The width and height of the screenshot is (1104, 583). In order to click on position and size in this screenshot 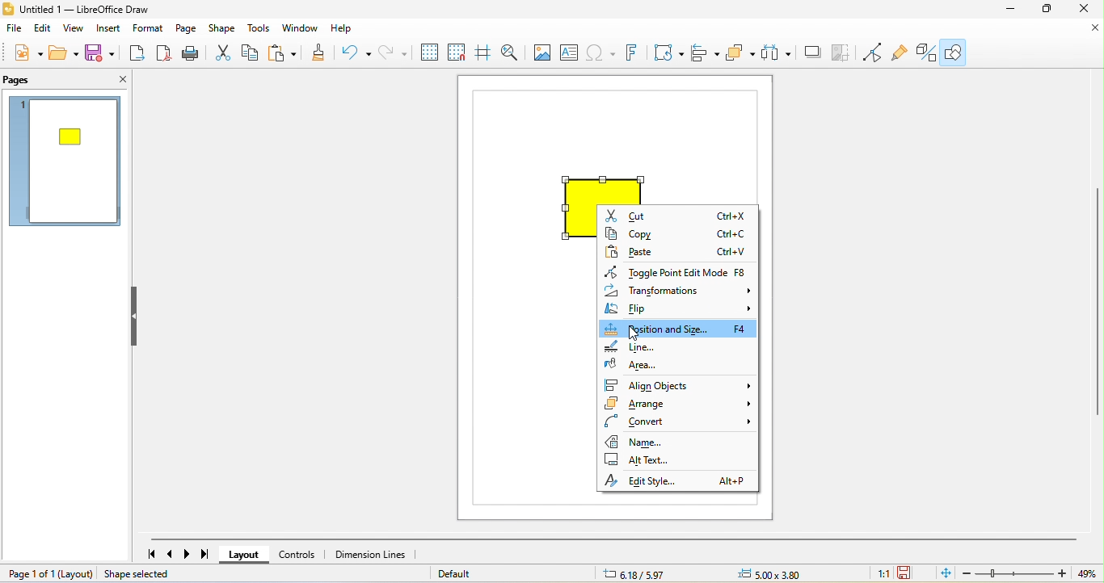, I will do `click(681, 330)`.